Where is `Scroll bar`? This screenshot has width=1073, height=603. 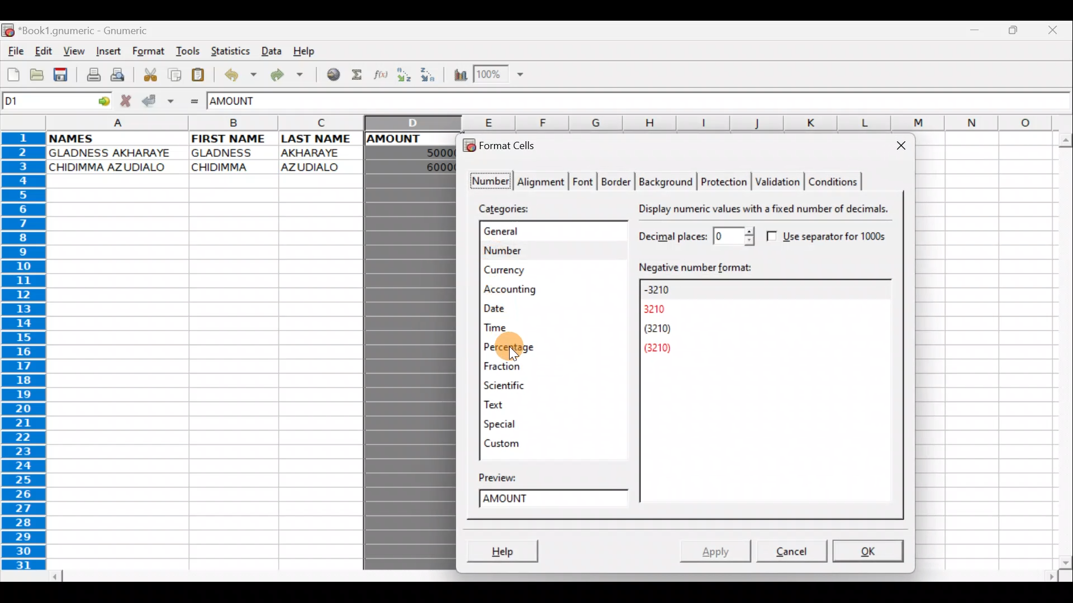 Scroll bar is located at coordinates (549, 574).